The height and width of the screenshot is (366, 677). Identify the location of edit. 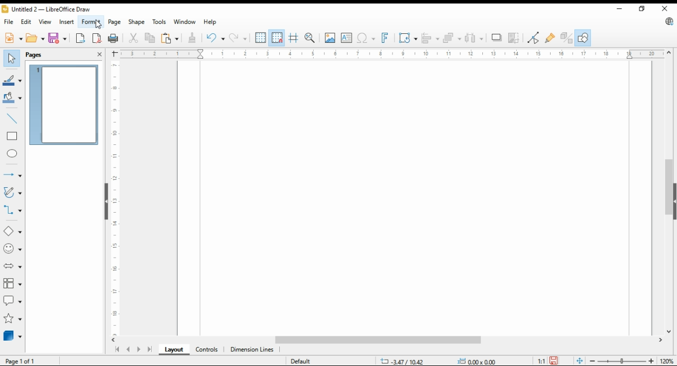
(25, 21).